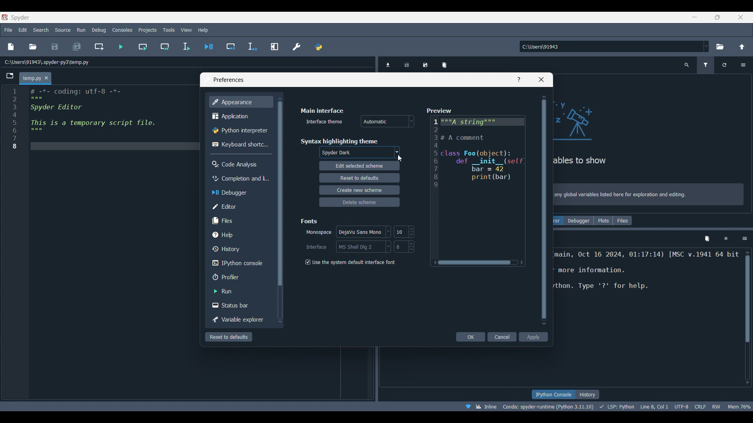  Describe the element at coordinates (389, 65) in the screenshot. I see `Import data` at that location.